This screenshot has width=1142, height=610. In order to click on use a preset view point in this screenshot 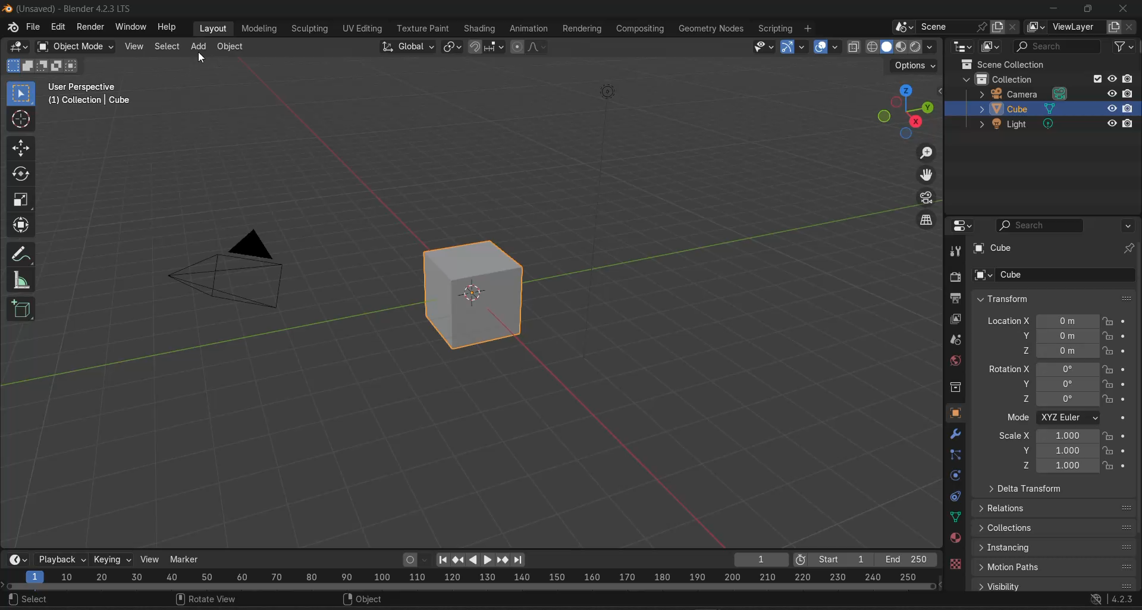, I will do `click(908, 110)`.